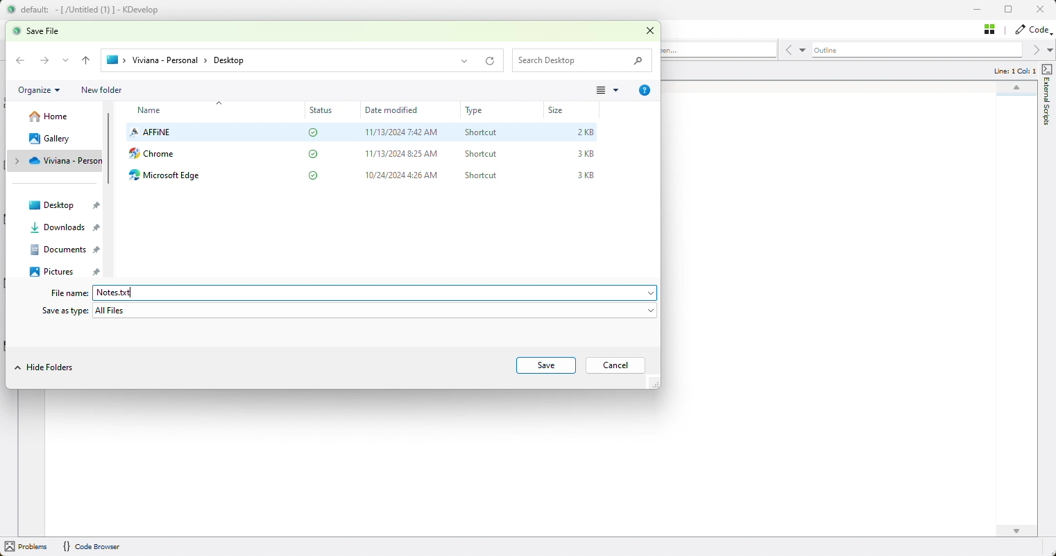  What do you see at coordinates (481, 130) in the screenshot?
I see `Shortcut` at bounding box center [481, 130].